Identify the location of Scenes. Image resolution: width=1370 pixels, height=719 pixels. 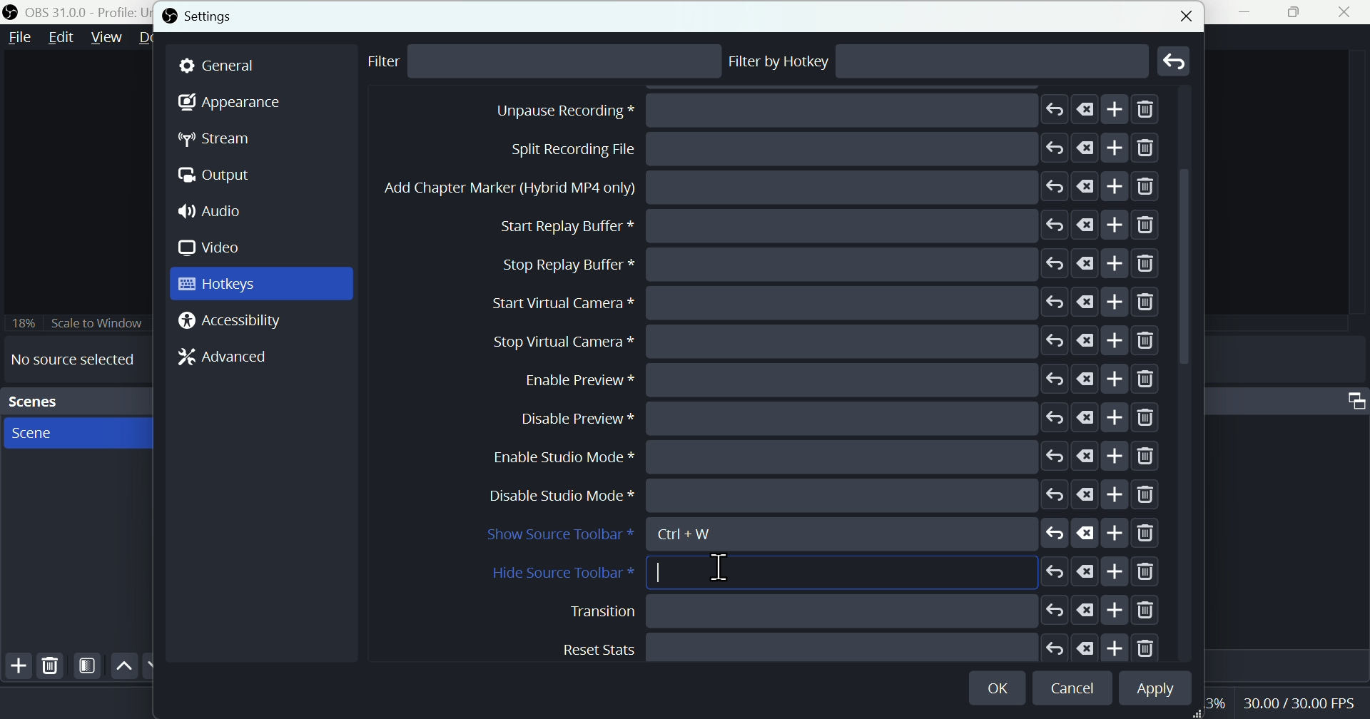
(74, 402).